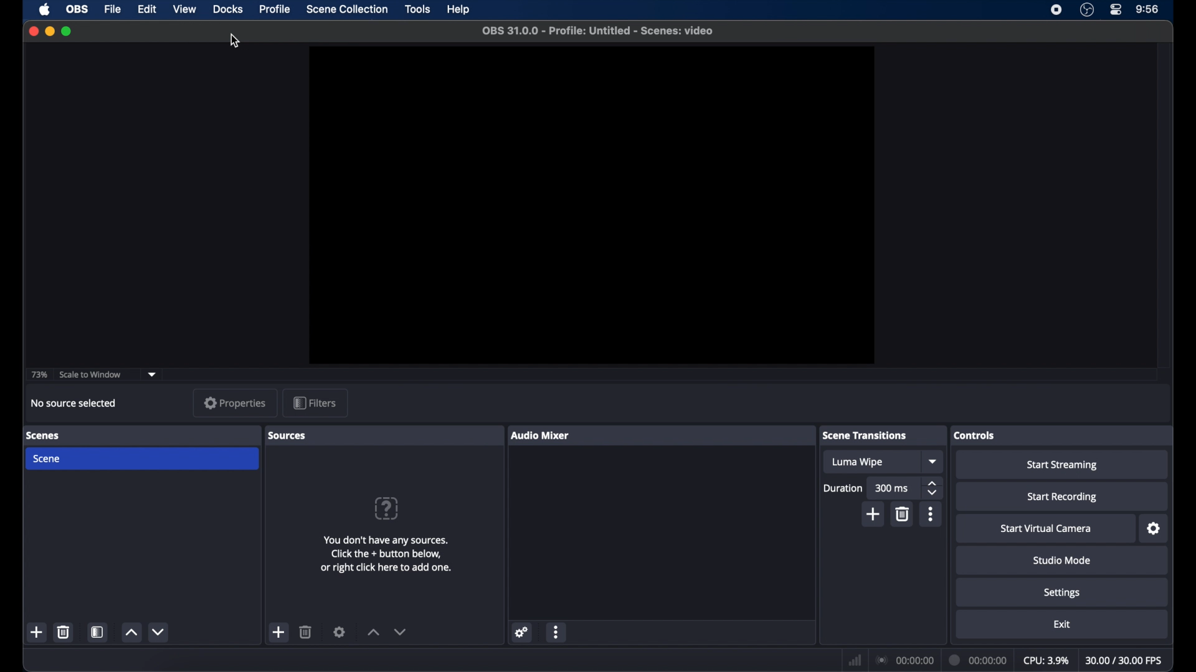 The width and height of the screenshot is (1196, 672). I want to click on increment, so click(131, 633).